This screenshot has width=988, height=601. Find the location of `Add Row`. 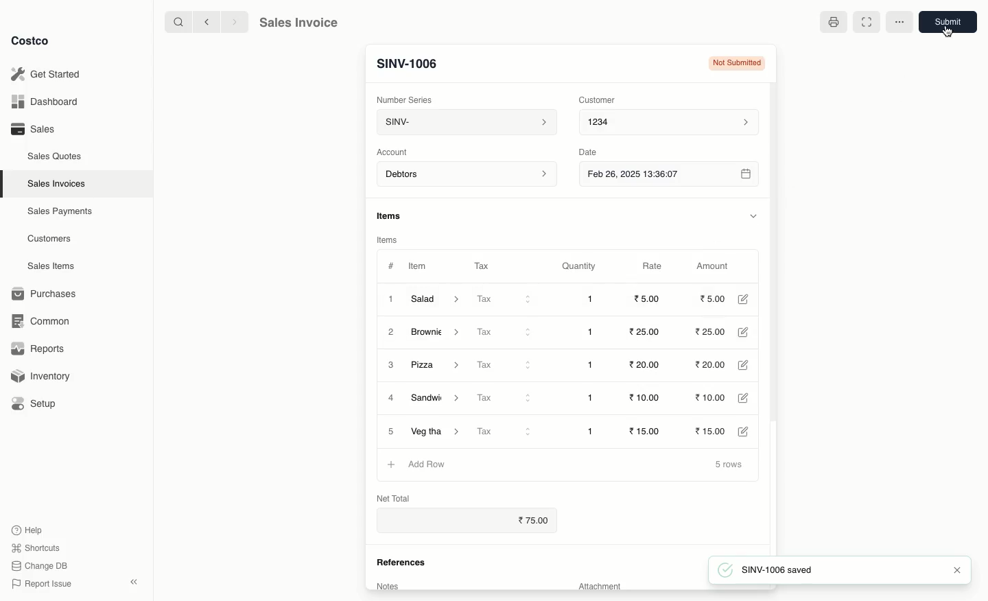

Add Row is located at coordinates (430, 464).